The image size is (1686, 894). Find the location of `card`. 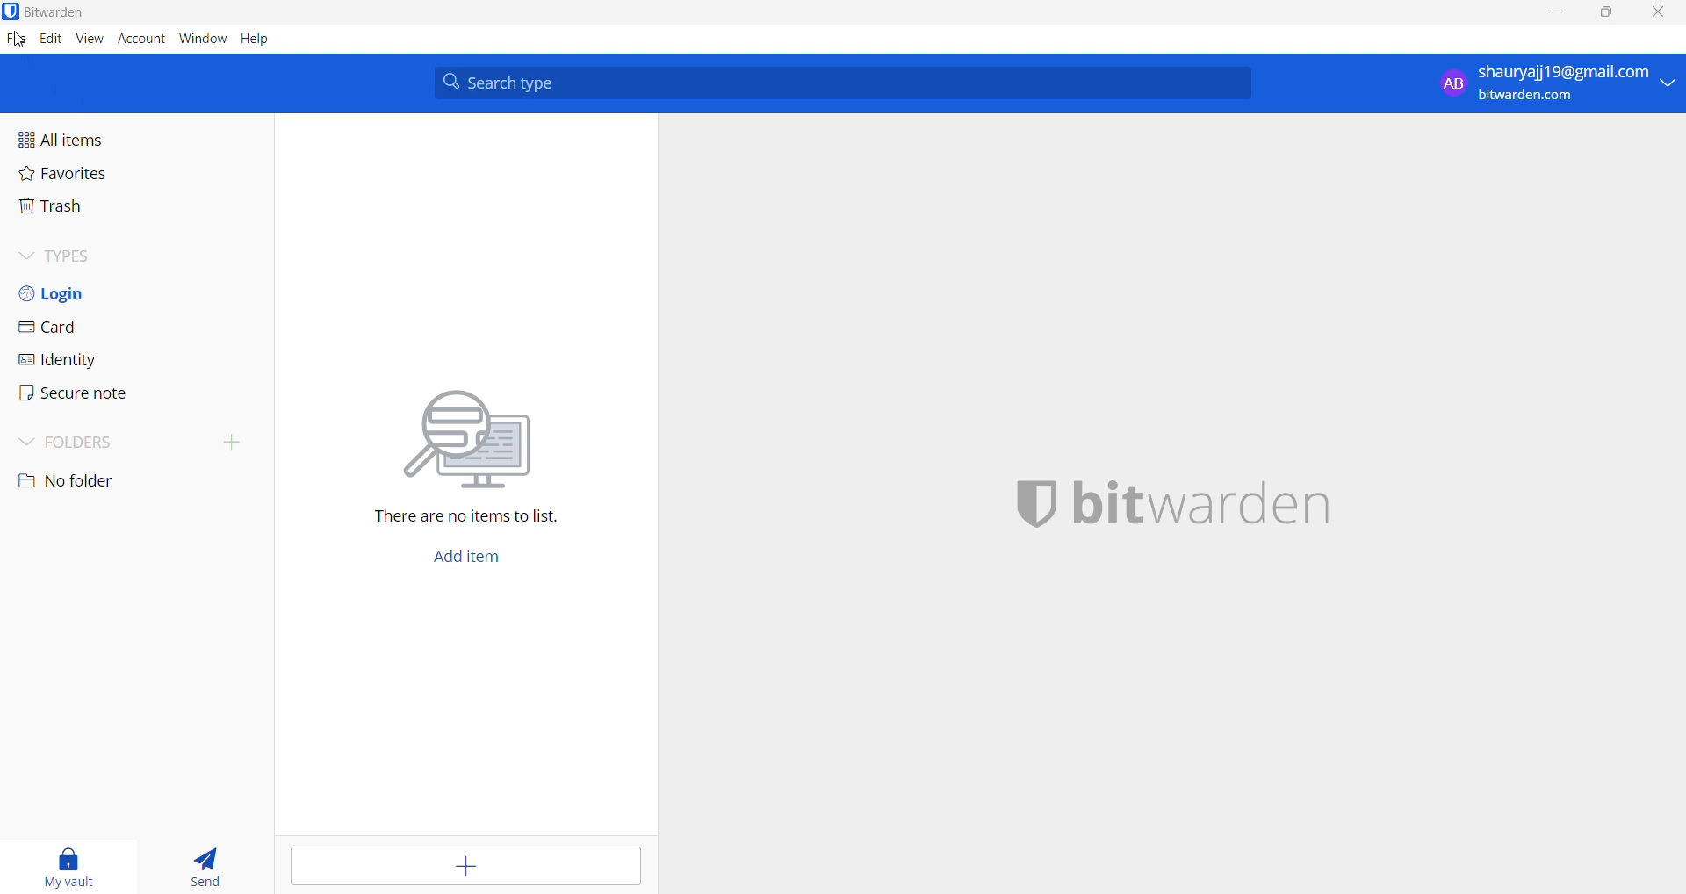

card is located at coordinates (140, 325).